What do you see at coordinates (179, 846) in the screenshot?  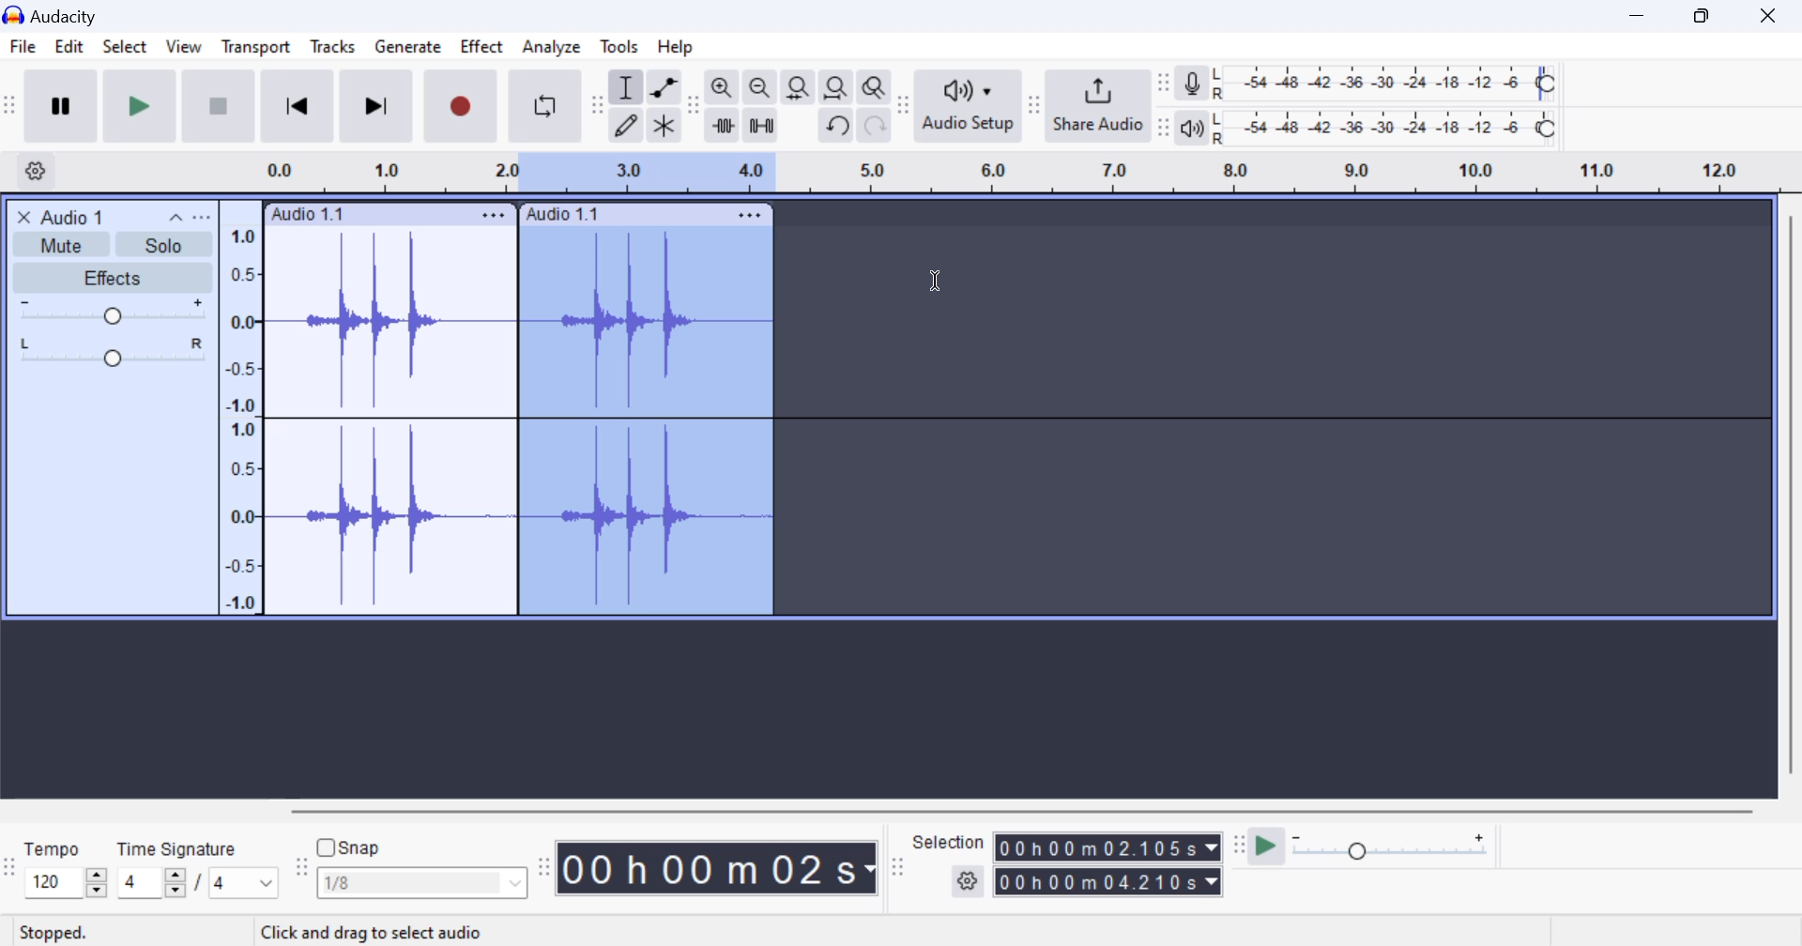 I see `Time Signature` at bounding box center [179, 846].